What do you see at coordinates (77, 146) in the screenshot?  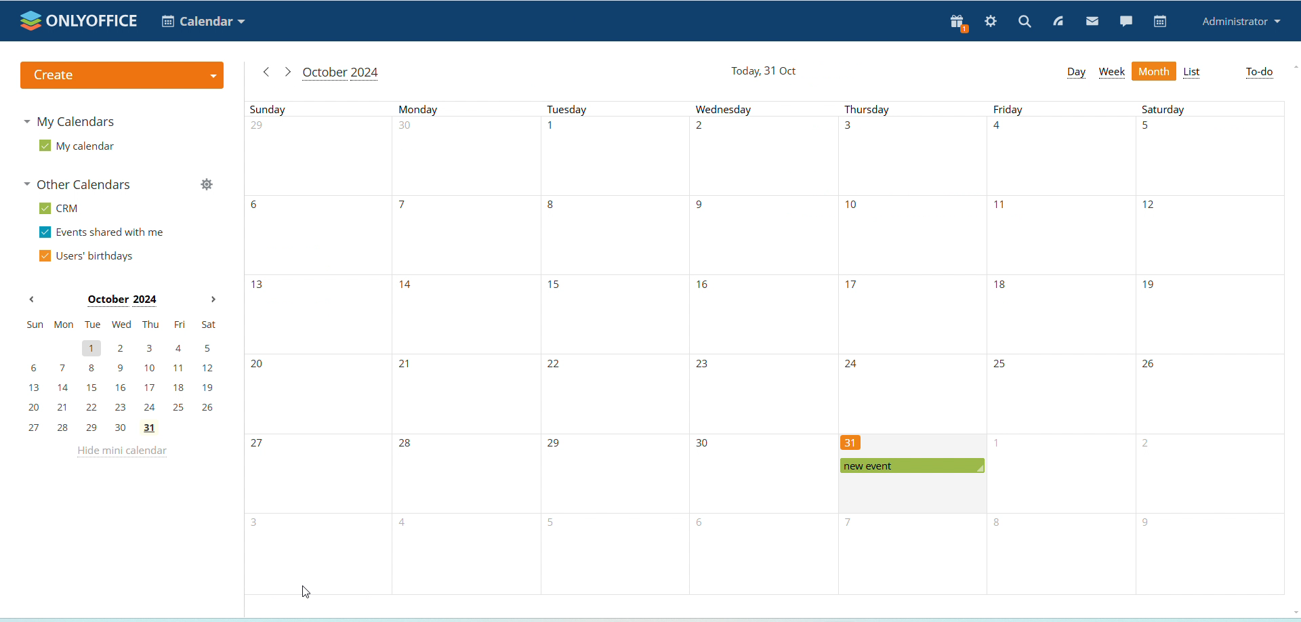 I see `my calendar` at bounding box center [77, 146].